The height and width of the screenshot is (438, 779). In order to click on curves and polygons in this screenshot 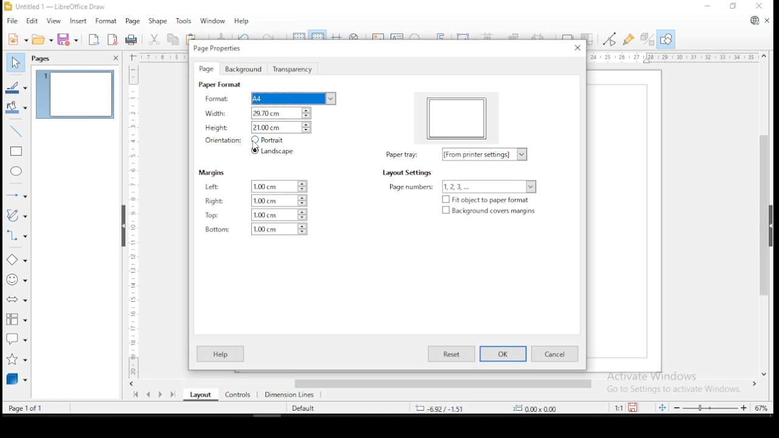, I will do `click(16, 216)`.